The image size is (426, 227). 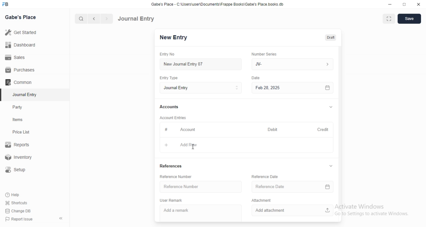 I want to click on ‘Number Series, so click(x=264, y=54).